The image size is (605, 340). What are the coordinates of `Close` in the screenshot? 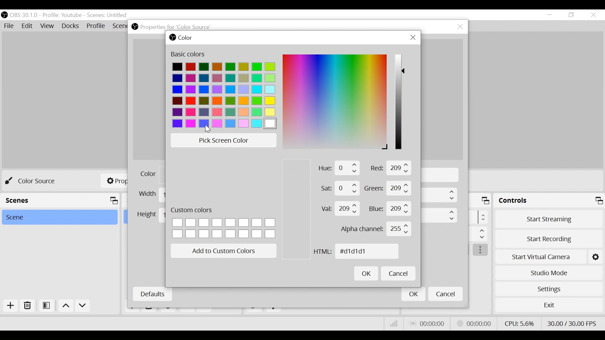 It's located at (460, 27).